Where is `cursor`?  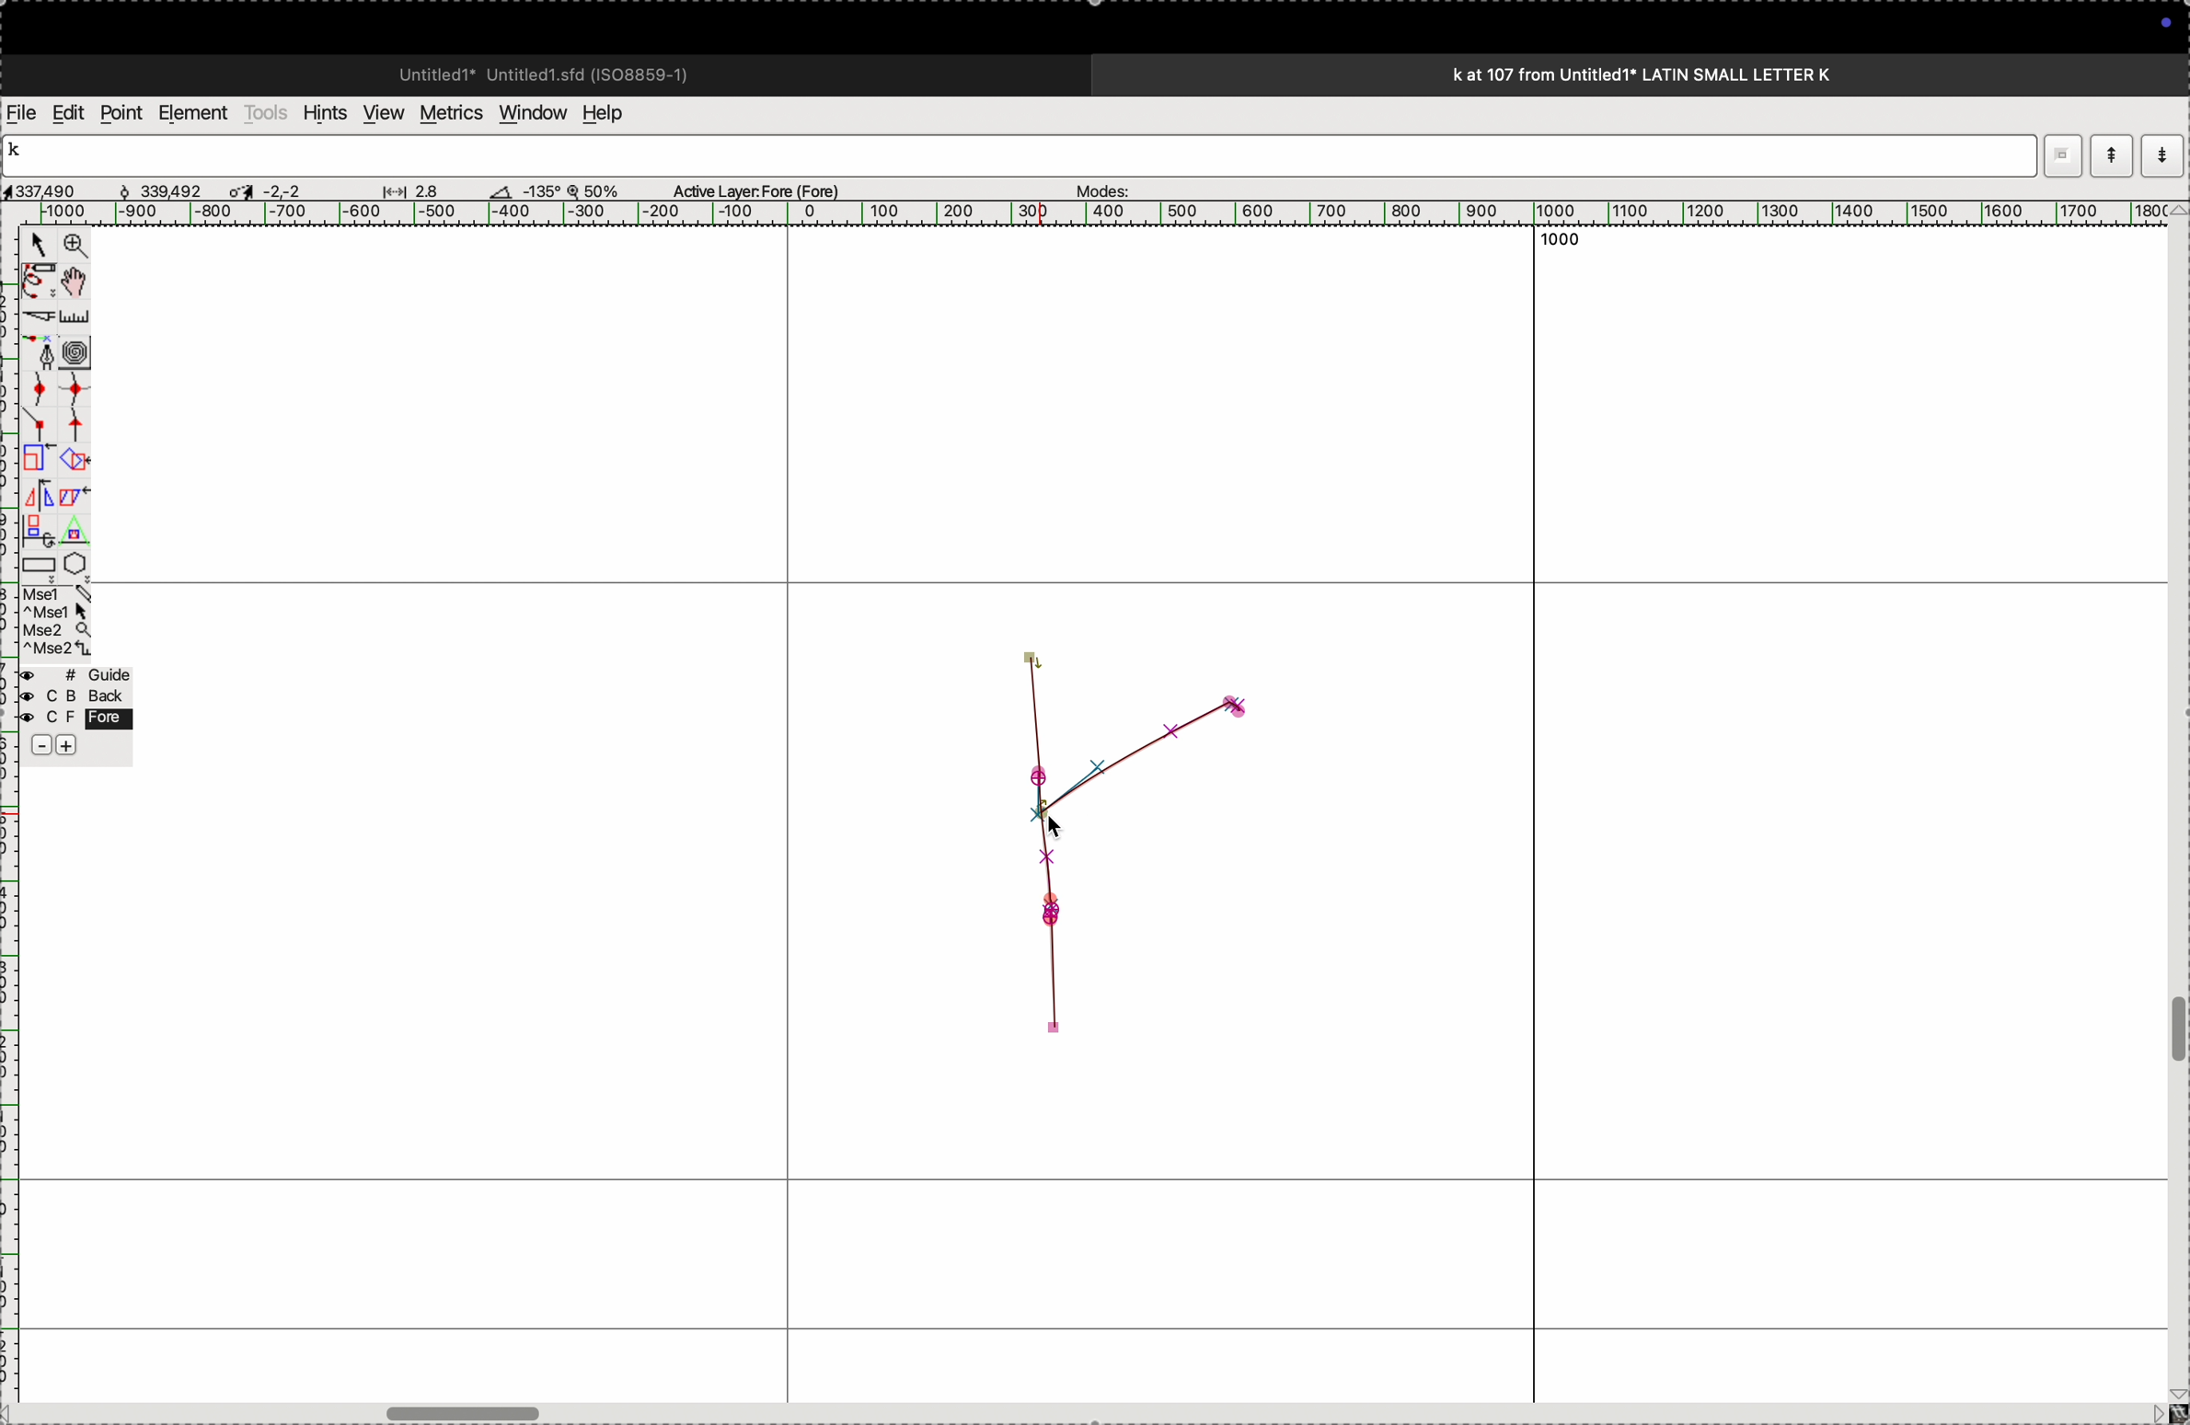 cursor is located at coordinates (1058, 833).